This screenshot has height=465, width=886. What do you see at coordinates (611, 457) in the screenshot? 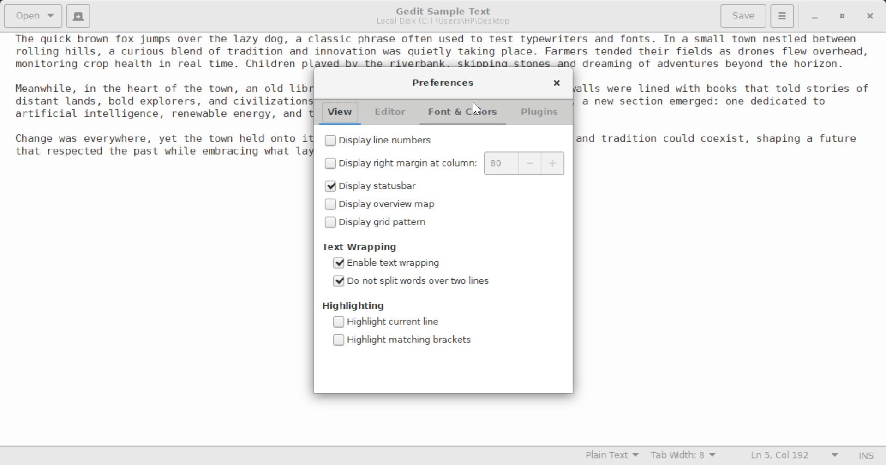
I see `Text Language` at bounding box center [611, 457].